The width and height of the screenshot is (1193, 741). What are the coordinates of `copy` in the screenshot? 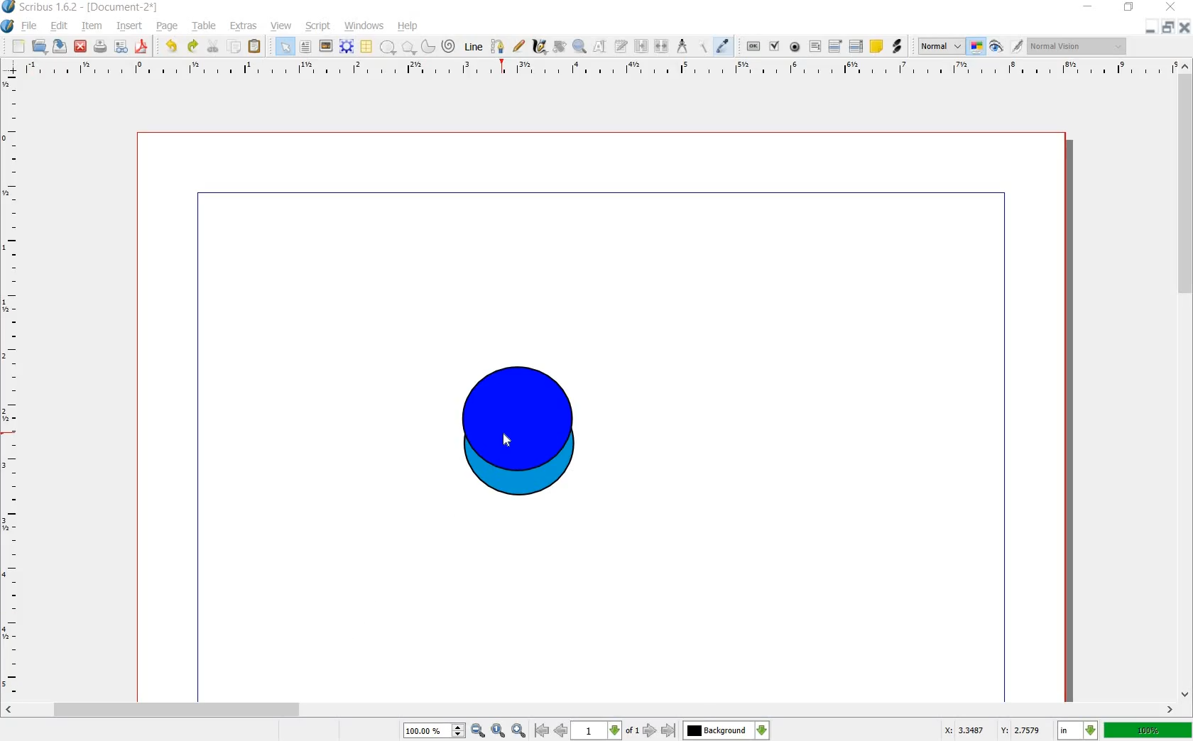 It's located at (236, 47).